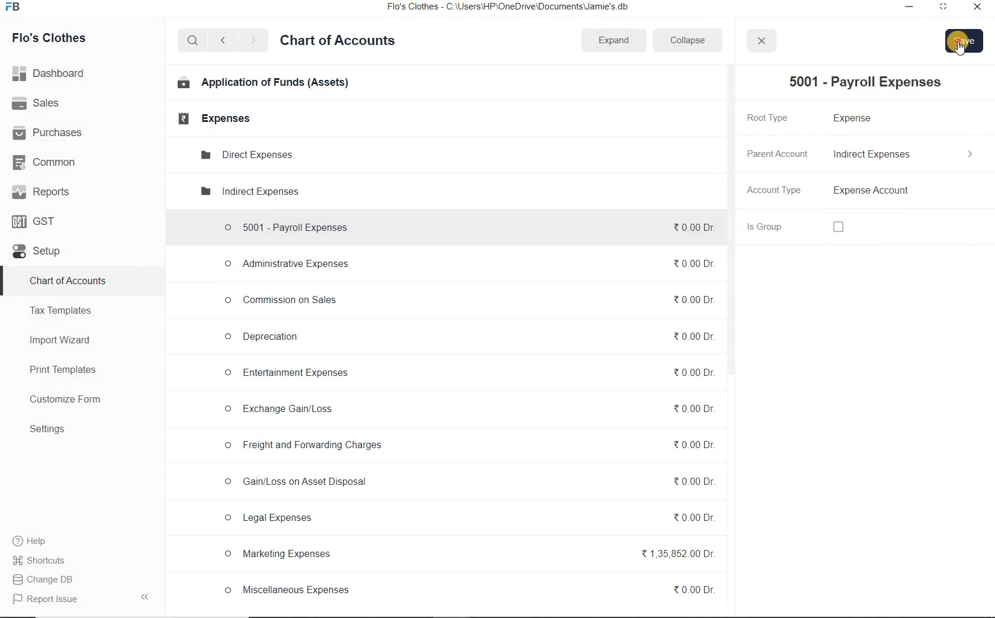  Describe the element at coordinates (50, 579) in the screenshot. I see ` Change DB` at that location.